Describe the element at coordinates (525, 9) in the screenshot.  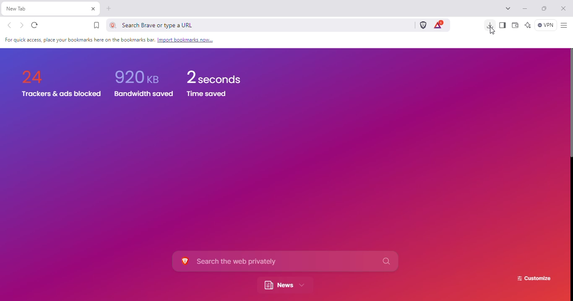
I see `minimize` at that location.